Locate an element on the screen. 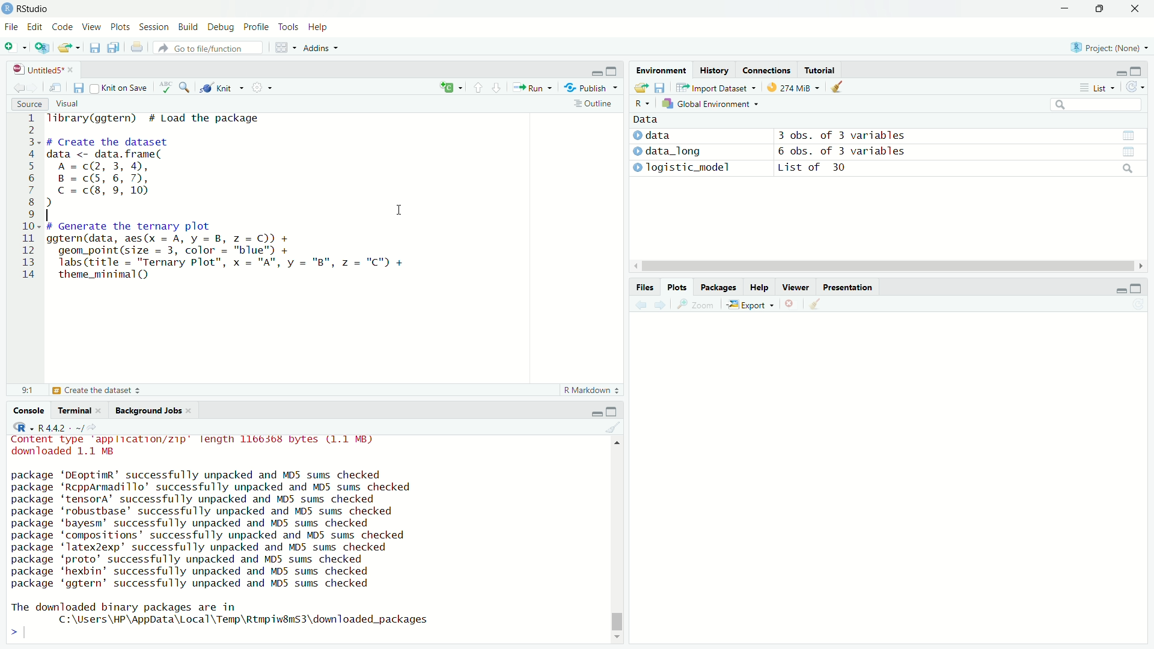  | Export is located at coordinates (748, 305).